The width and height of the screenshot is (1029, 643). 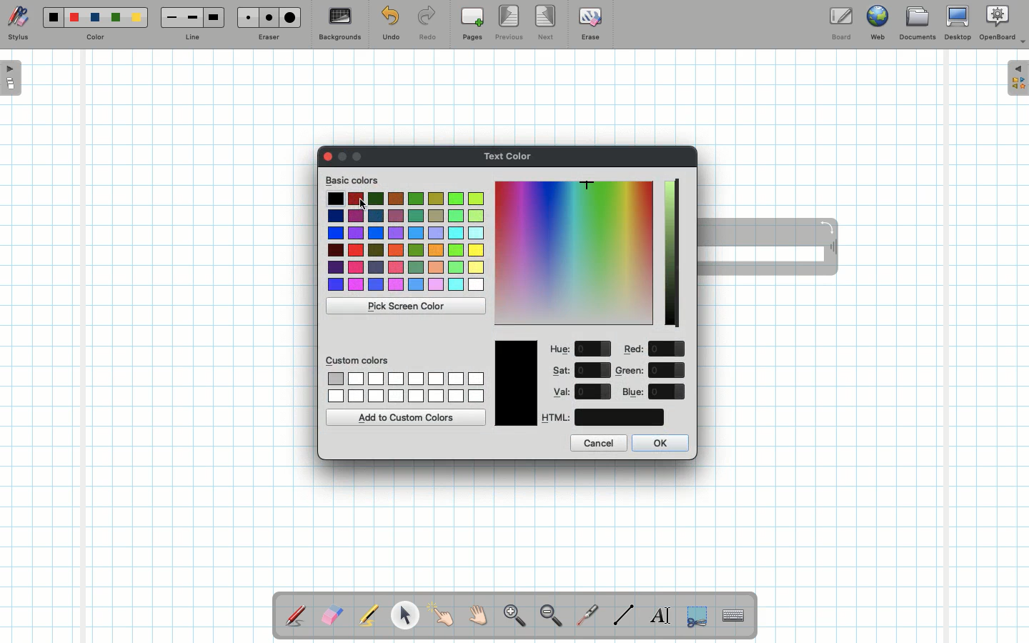 I want to click on Yellow, so click(x=136, y=17).